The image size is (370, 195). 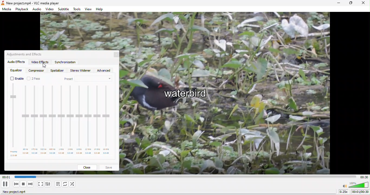 I want to click on tools, so click(x=78, y=9).